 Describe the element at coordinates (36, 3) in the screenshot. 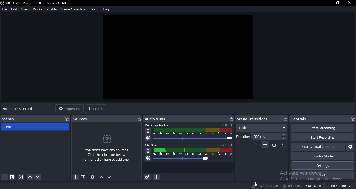

I see `‘OBS 30.2.3 - Profile: Untitled - Scenes: Untitled` at that location.